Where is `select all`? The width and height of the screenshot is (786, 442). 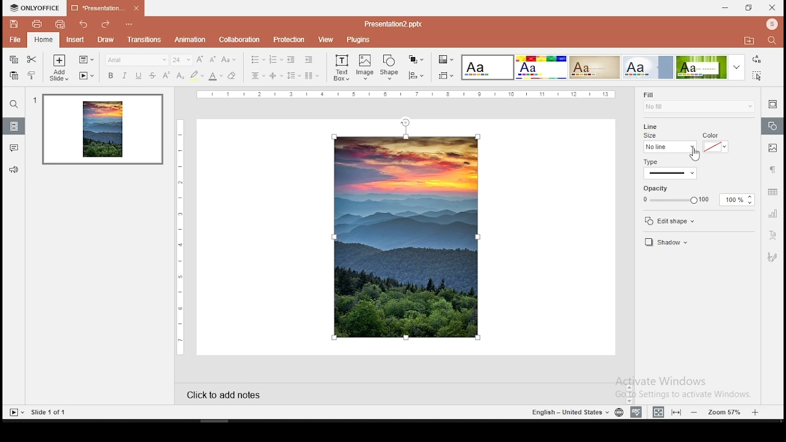
select all is located at coordinates (757, 76).